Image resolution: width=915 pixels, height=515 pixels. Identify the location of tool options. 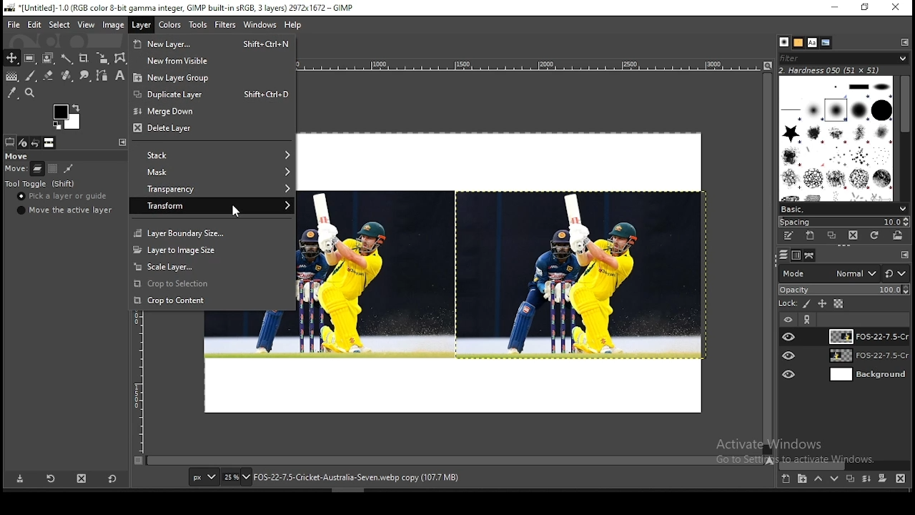
(10, 142).